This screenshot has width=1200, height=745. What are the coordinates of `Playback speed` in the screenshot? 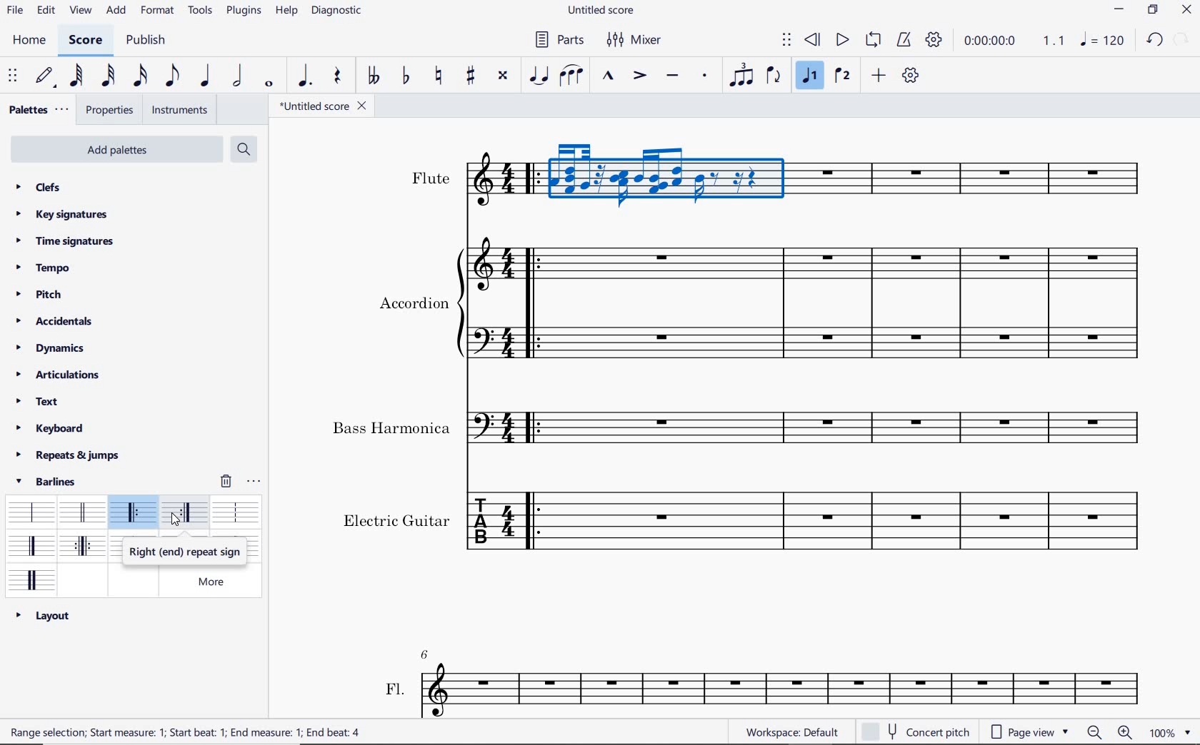 It's located at (1055, 41).